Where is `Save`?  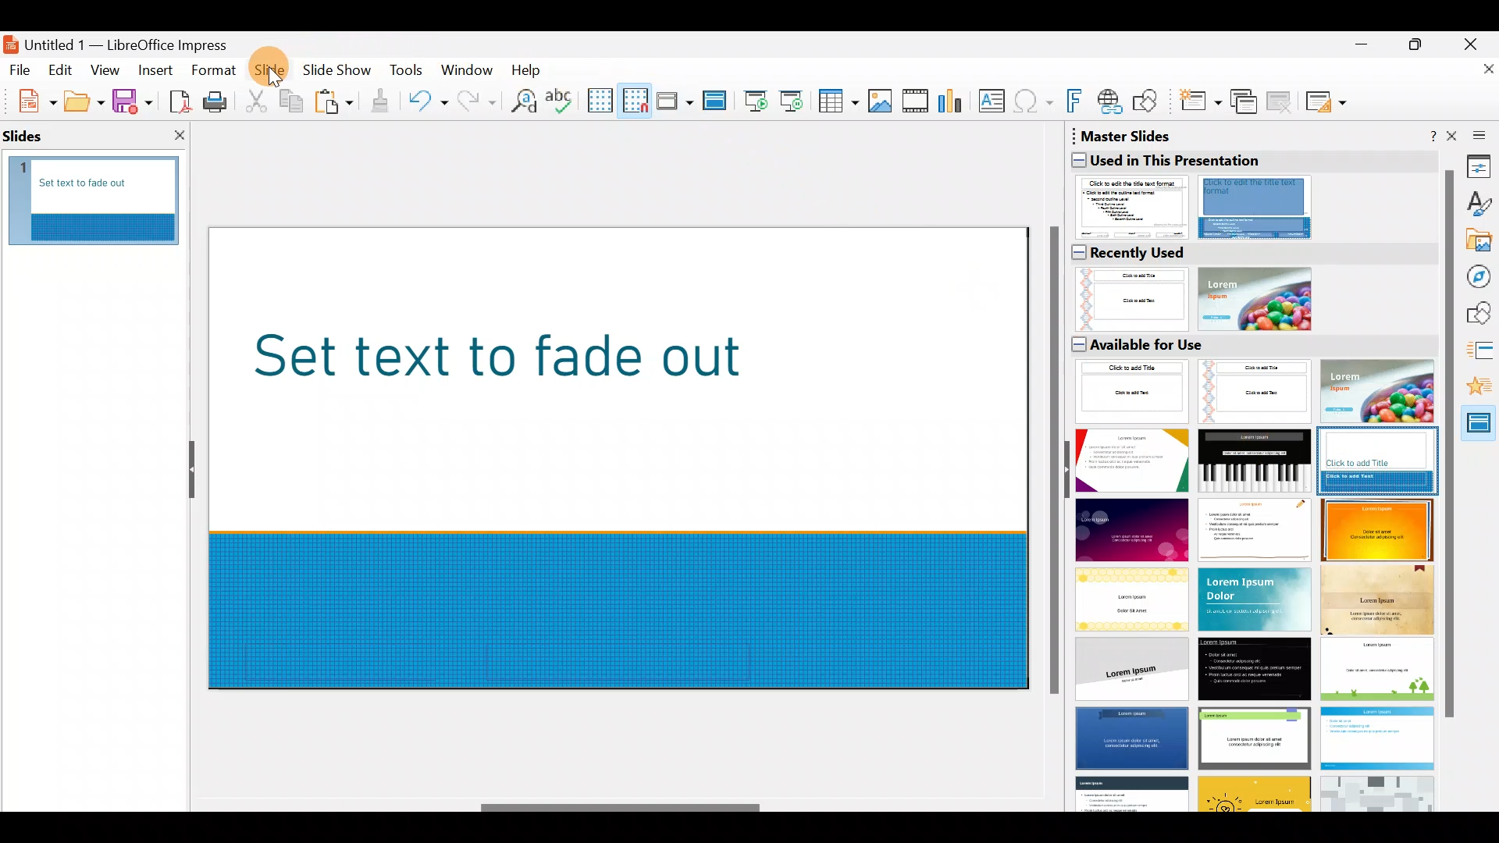
Save is located at coordinates (132, 100).